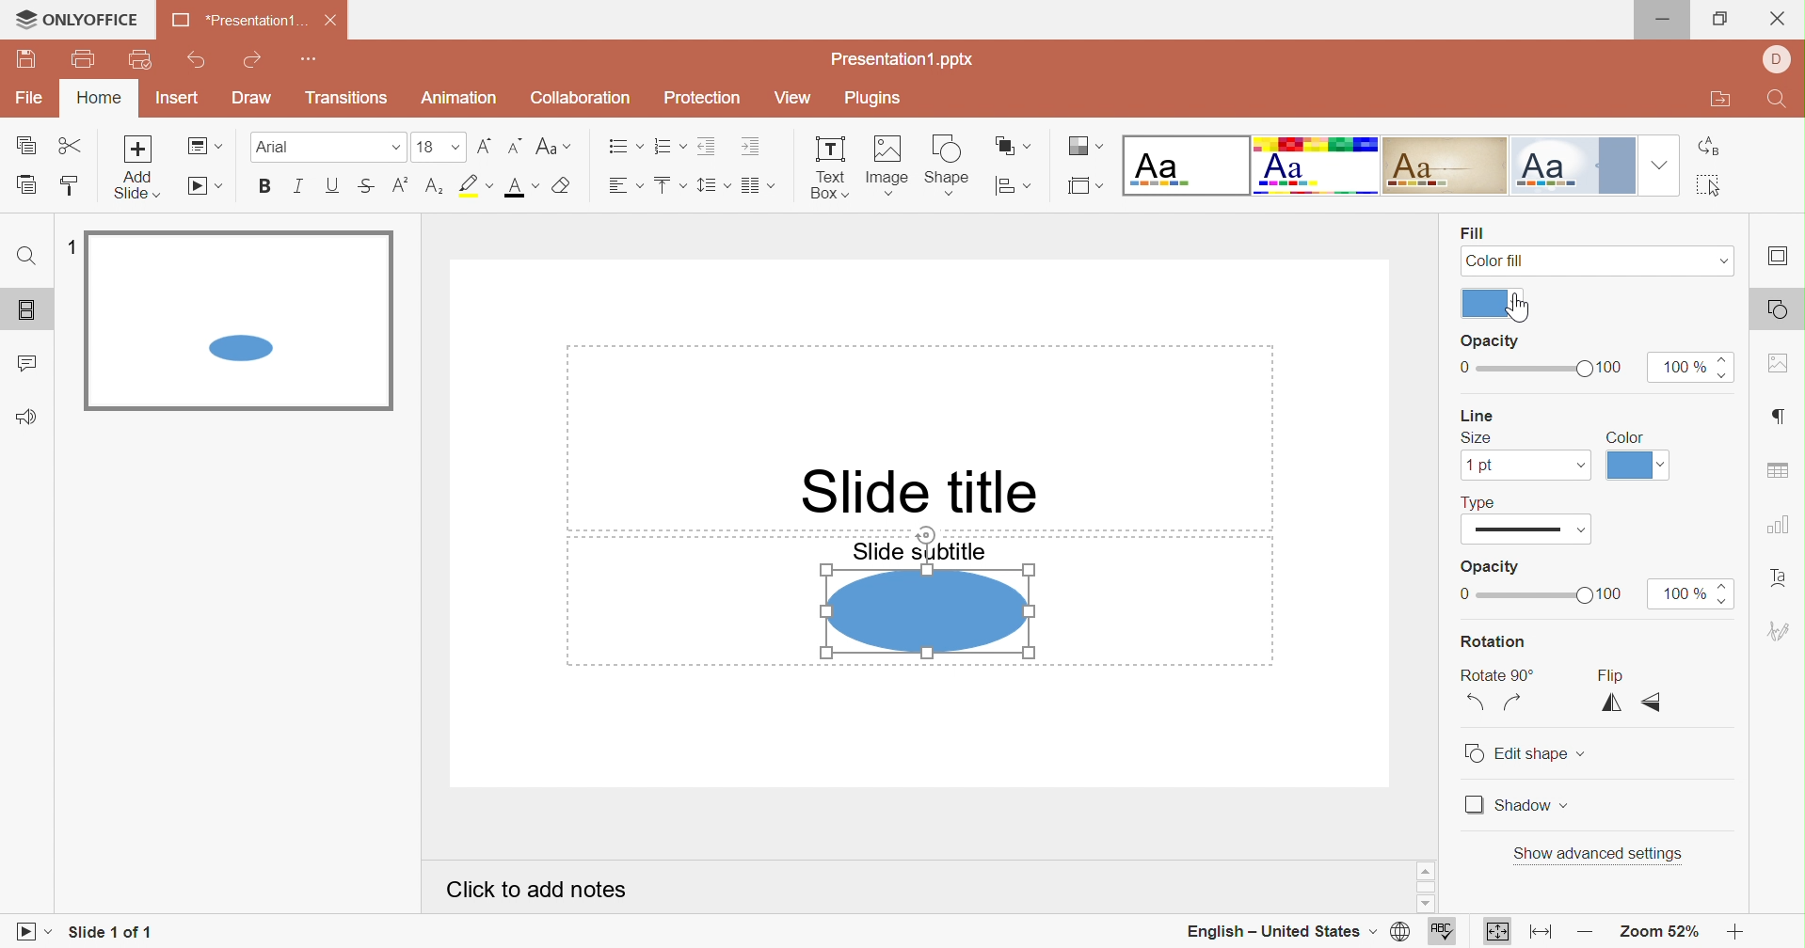 This screenshot has width=1805, height=948. What do you see at coordinates (29, 99) in the screenshot?
I see `File` at bounding box center [29, 99].